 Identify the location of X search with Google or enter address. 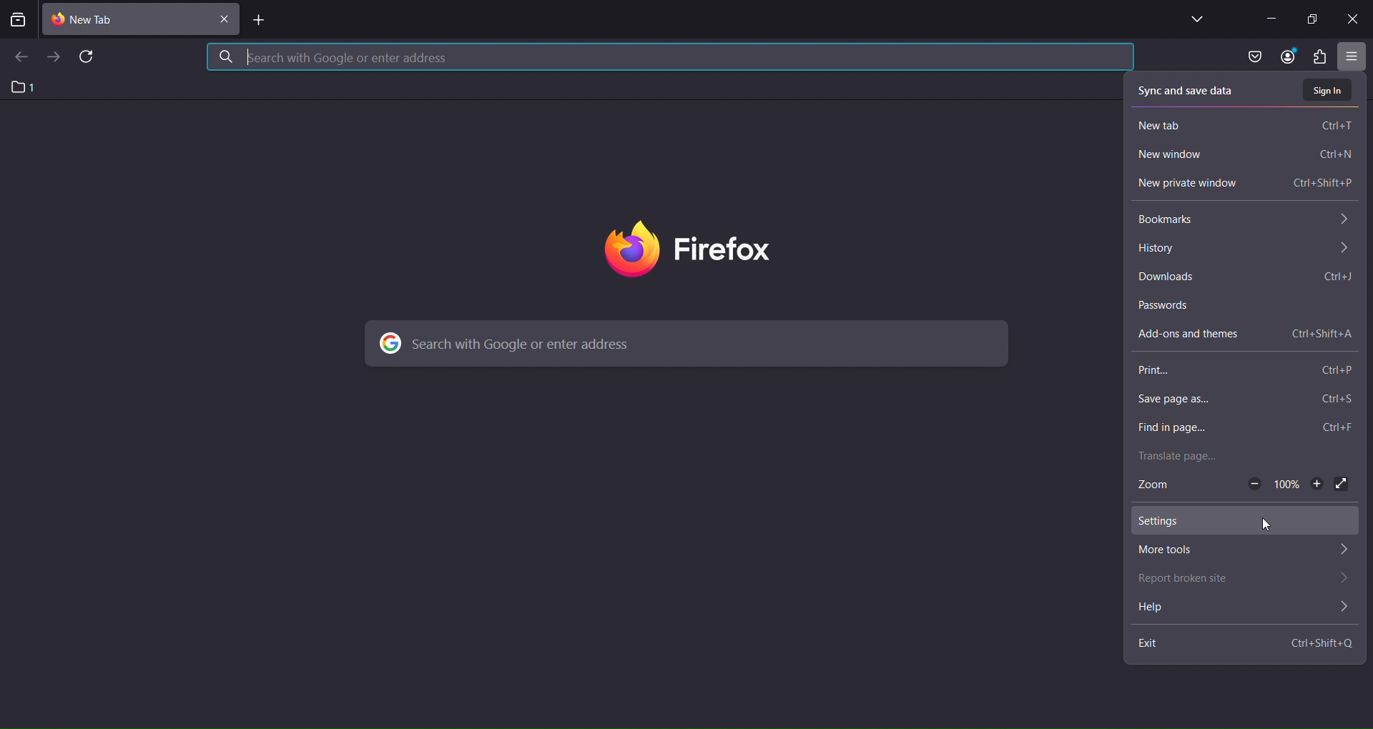
(333, 56).